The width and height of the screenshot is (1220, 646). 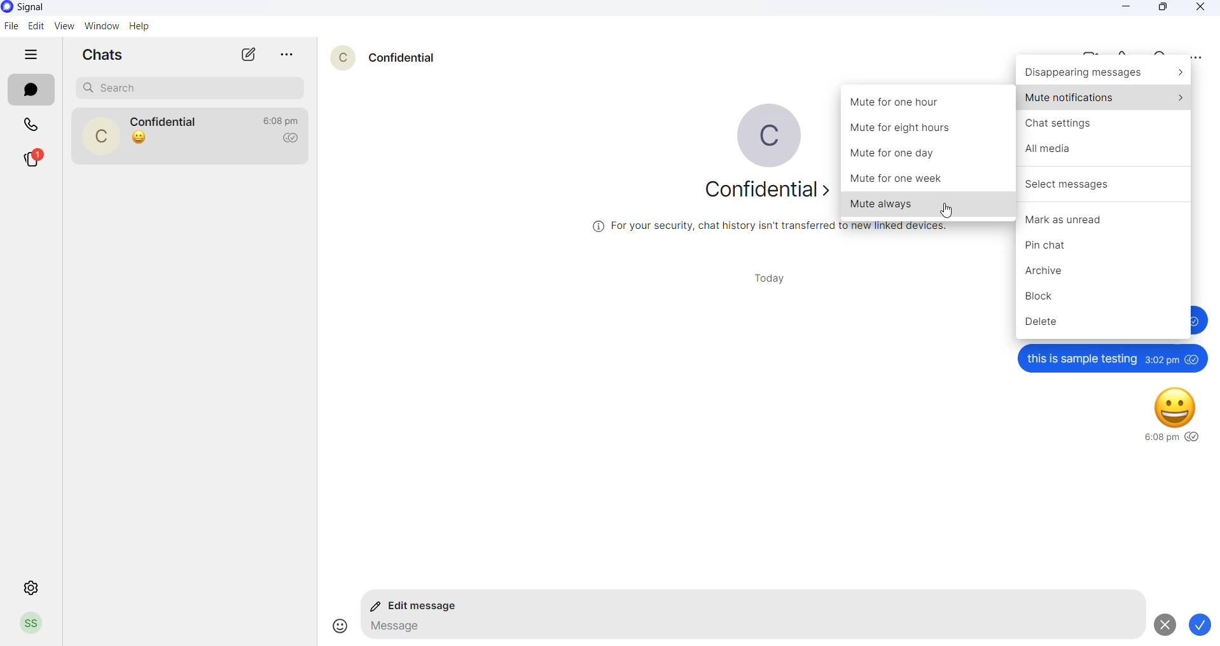 I want to click on profile picture, so click(x=32, y=624).